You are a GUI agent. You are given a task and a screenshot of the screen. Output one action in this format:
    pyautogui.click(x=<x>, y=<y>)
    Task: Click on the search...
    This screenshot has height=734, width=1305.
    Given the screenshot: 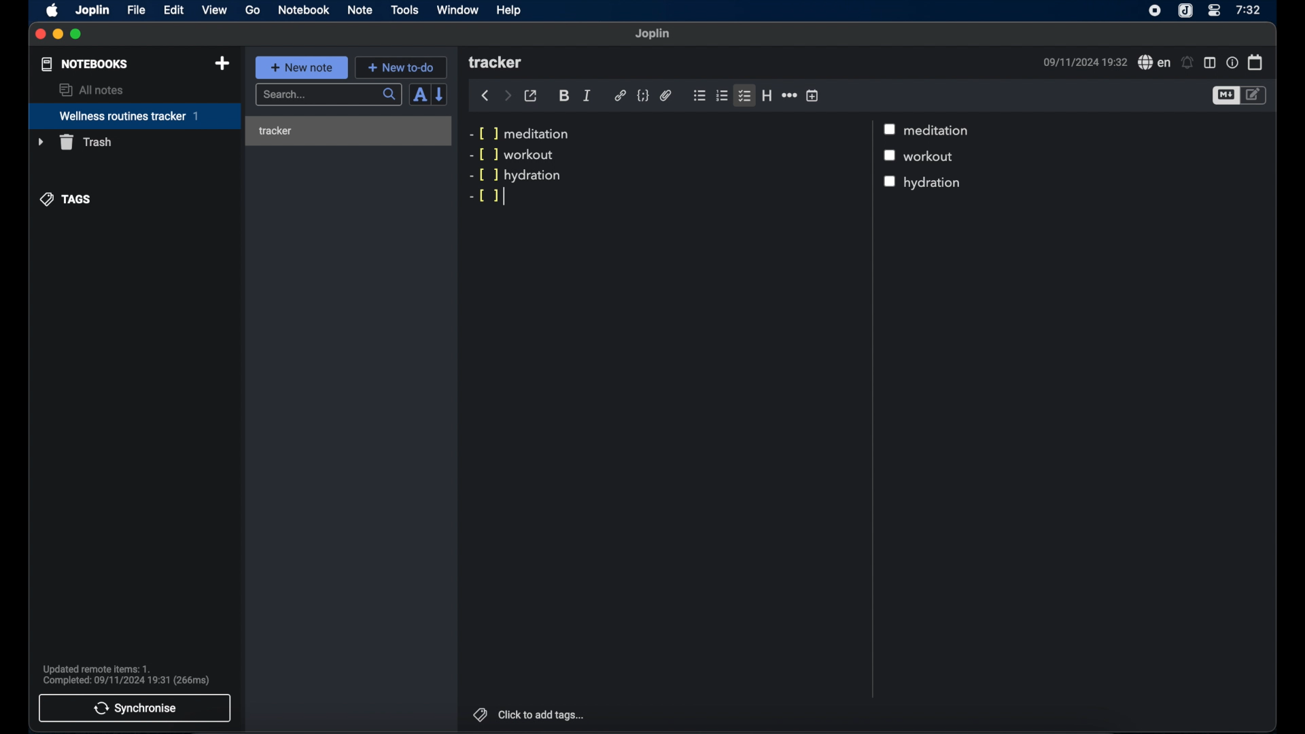 What is the action you would take?
    pyautogui.click(x=330, y=95)
    